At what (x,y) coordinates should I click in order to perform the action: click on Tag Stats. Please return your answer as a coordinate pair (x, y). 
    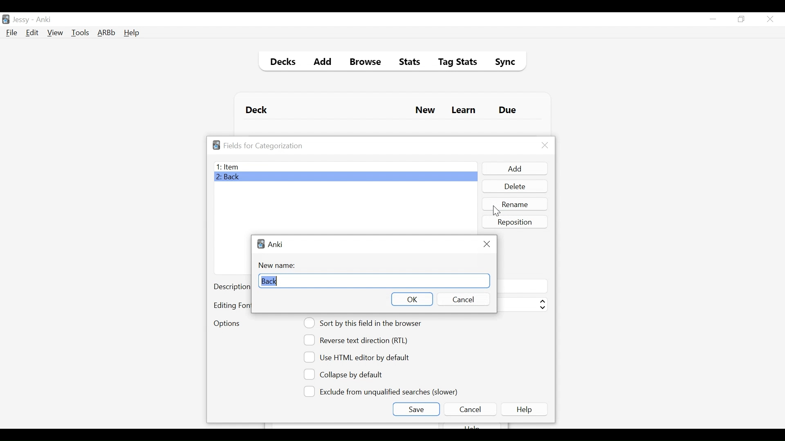
    Looking at the image, I should click on (453, 63).